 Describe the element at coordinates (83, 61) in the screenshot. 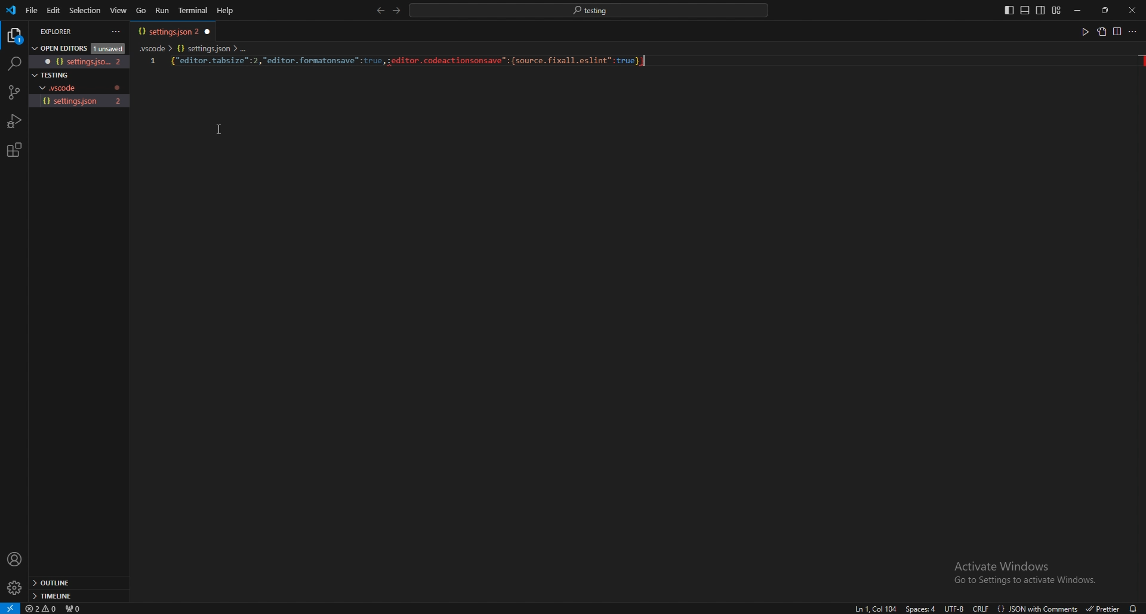

I see `file` at that location.